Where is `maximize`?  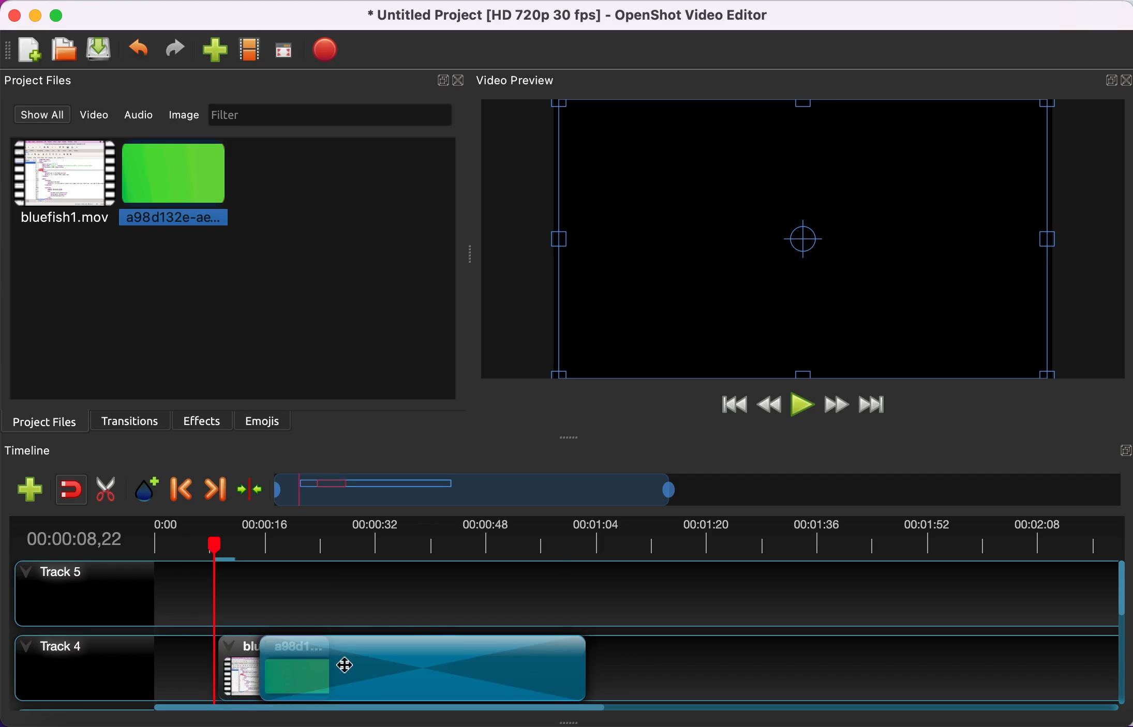 maximize is located at coordinates (61, 14).